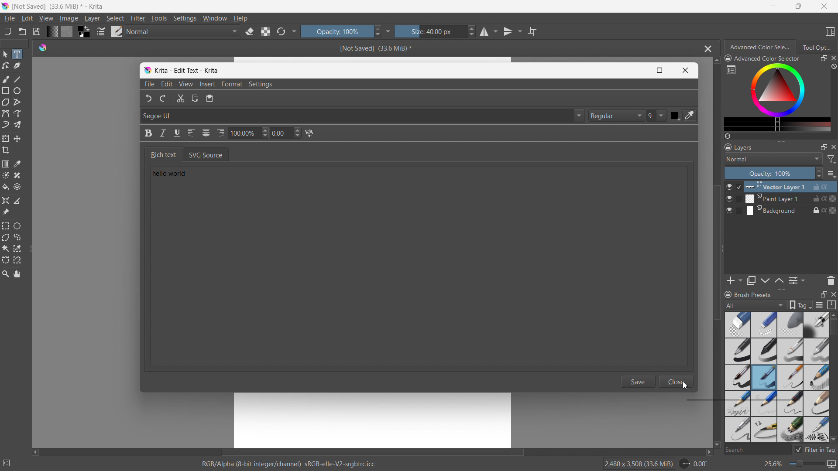 Image resolution: width=838 pixels, height=471 pixels. I want to click on horizontal scrollbar, so click(372, 451).